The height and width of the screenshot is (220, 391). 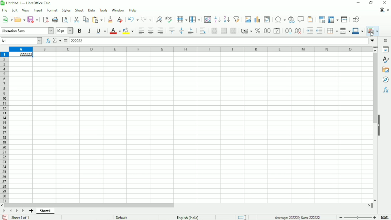 I want to click on Save, so click(x=34, y=19).